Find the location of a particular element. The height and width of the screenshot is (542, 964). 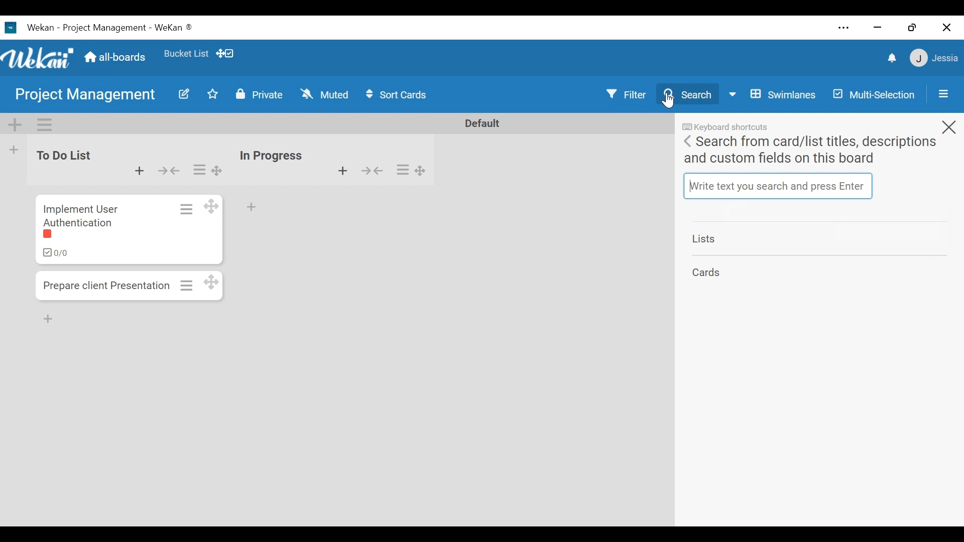

Private is located at coordinates (259, 95).